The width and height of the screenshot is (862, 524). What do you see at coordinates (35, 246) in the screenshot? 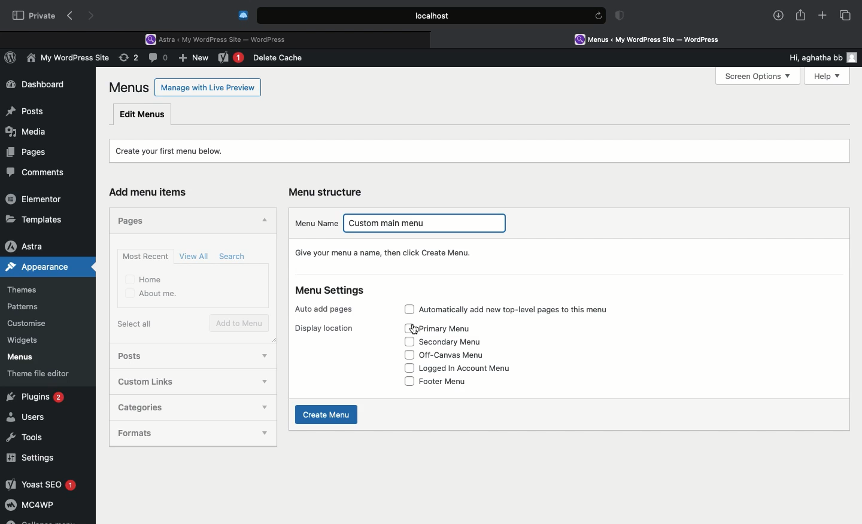
I see `Astra` at bounding box center [35, 246].